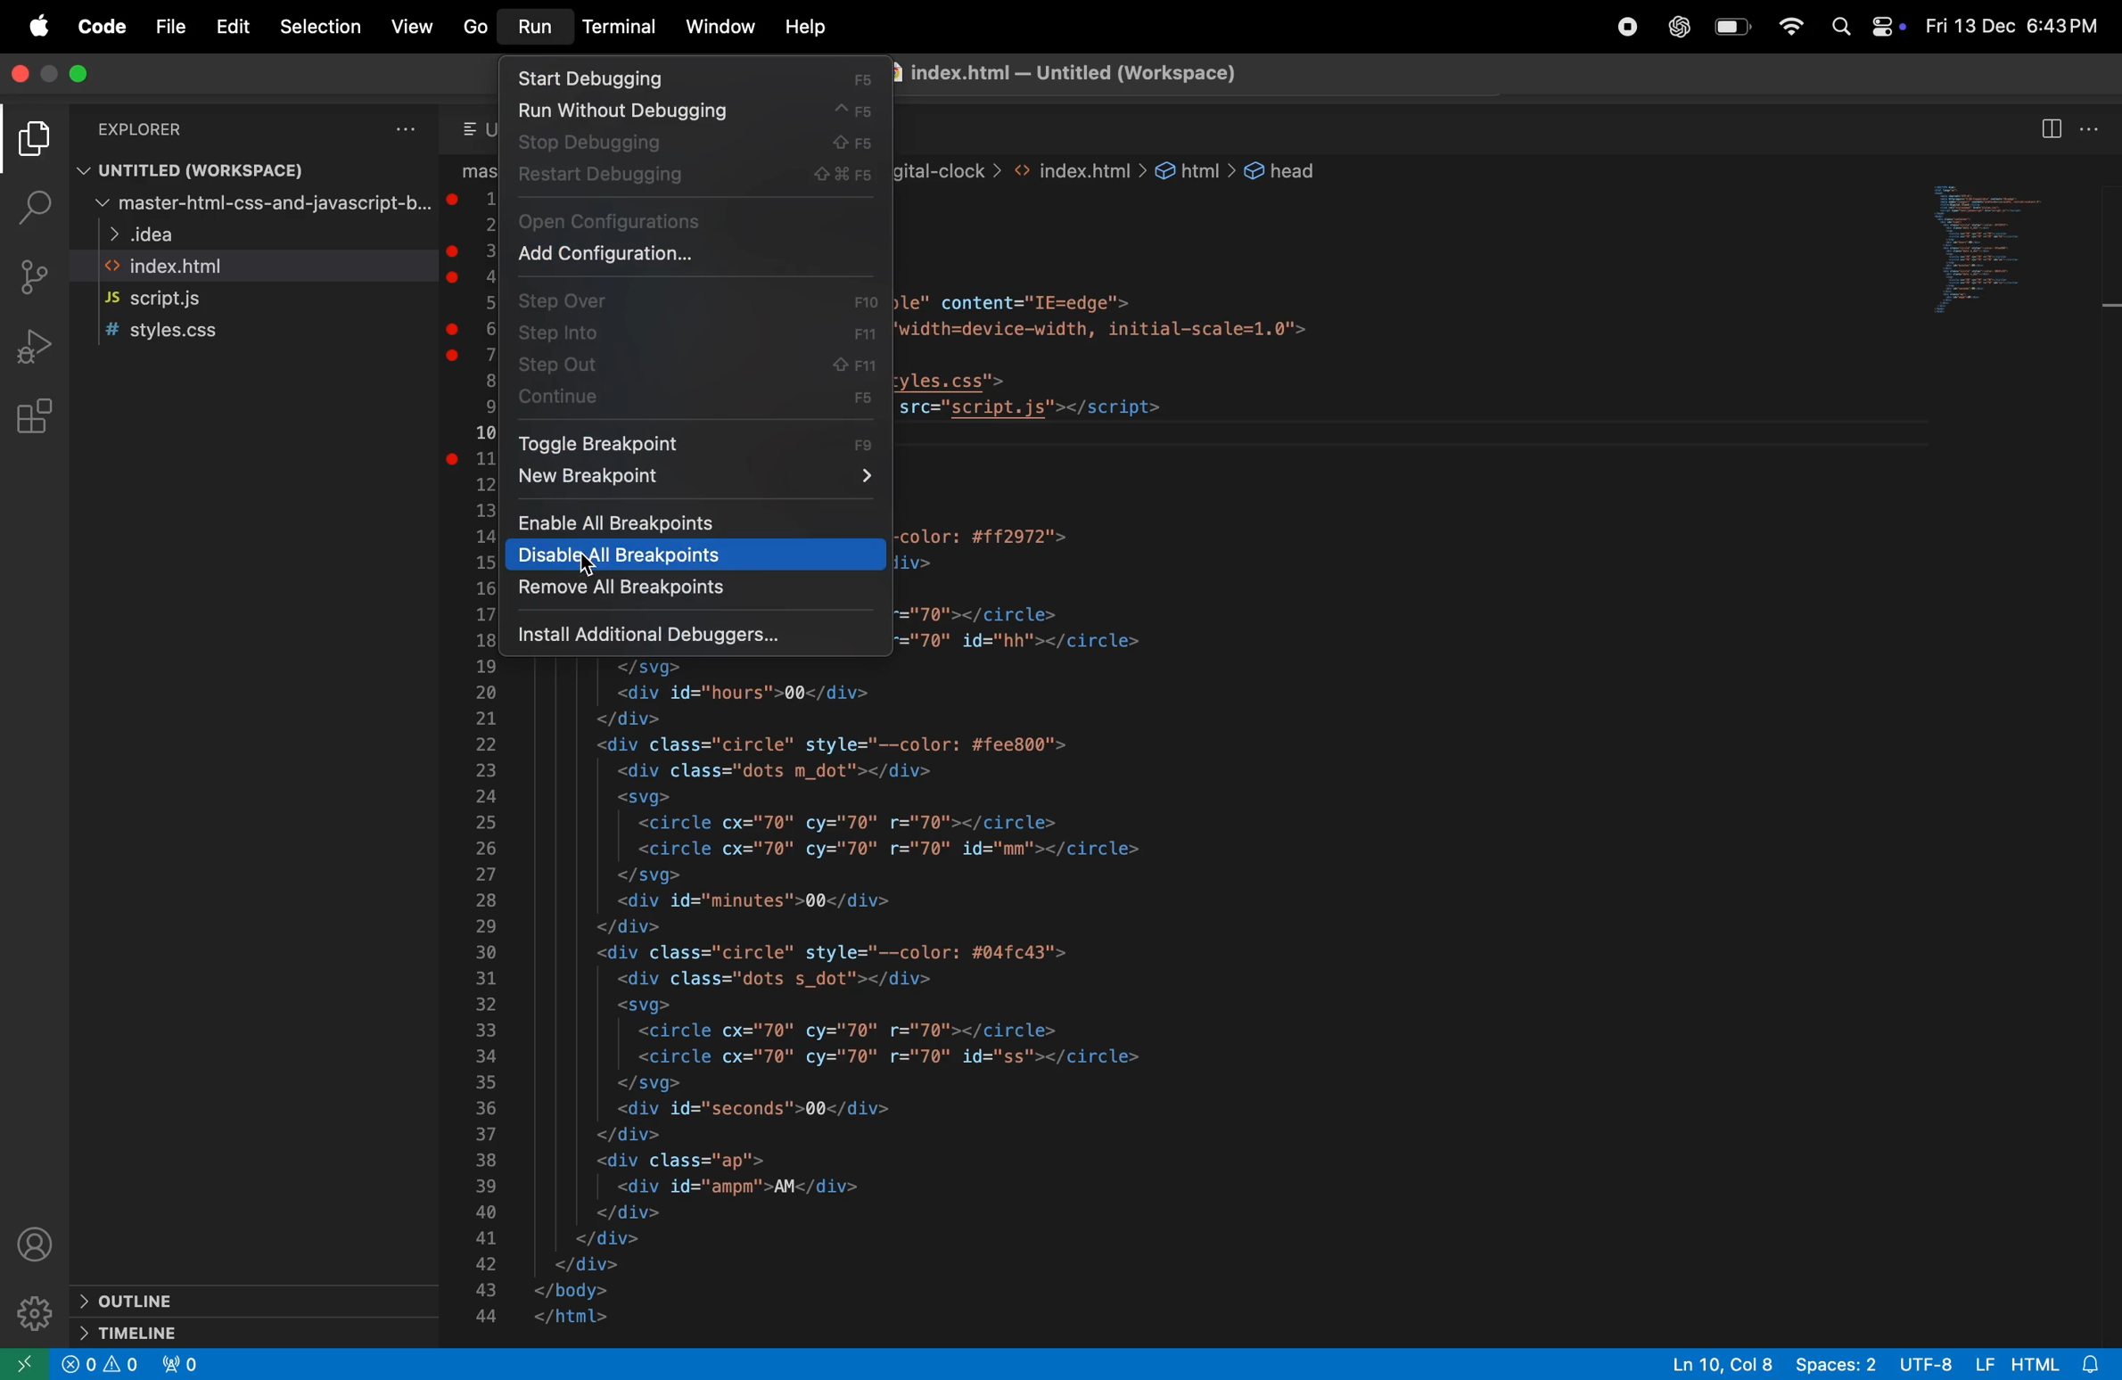  Describe the element at coordinates (1723, 1364) in the screenshot. I see `line 10 col 28` at that location.